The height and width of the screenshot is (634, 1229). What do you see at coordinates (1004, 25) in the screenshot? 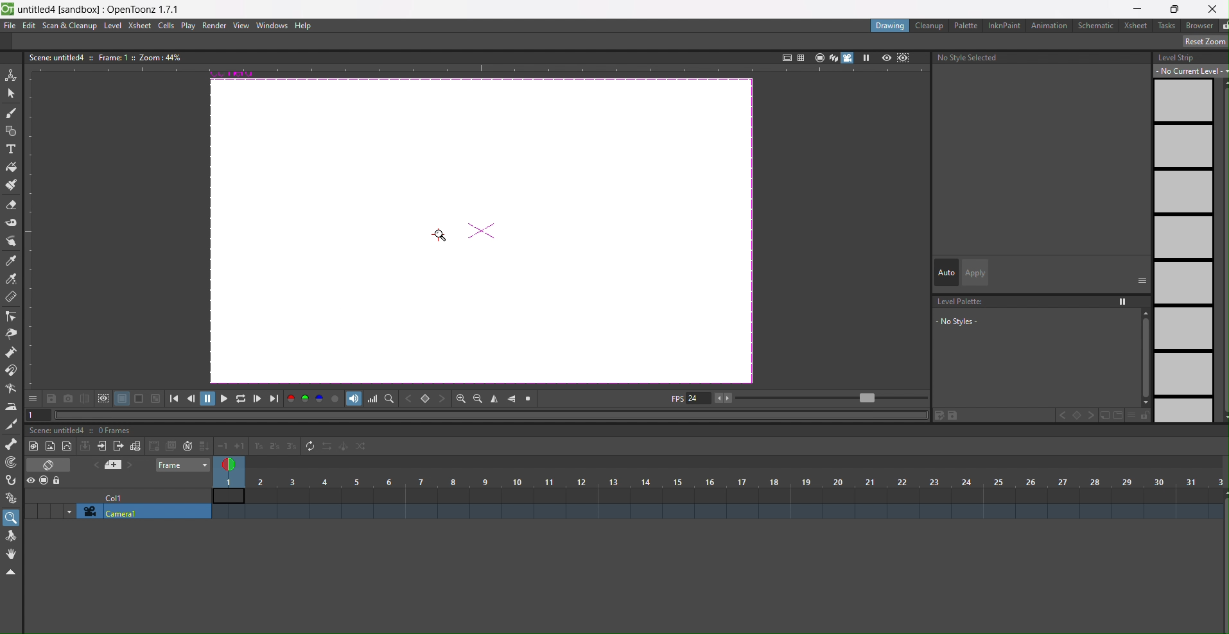
I see `inknpaint` at bounding box center [1004, 25].